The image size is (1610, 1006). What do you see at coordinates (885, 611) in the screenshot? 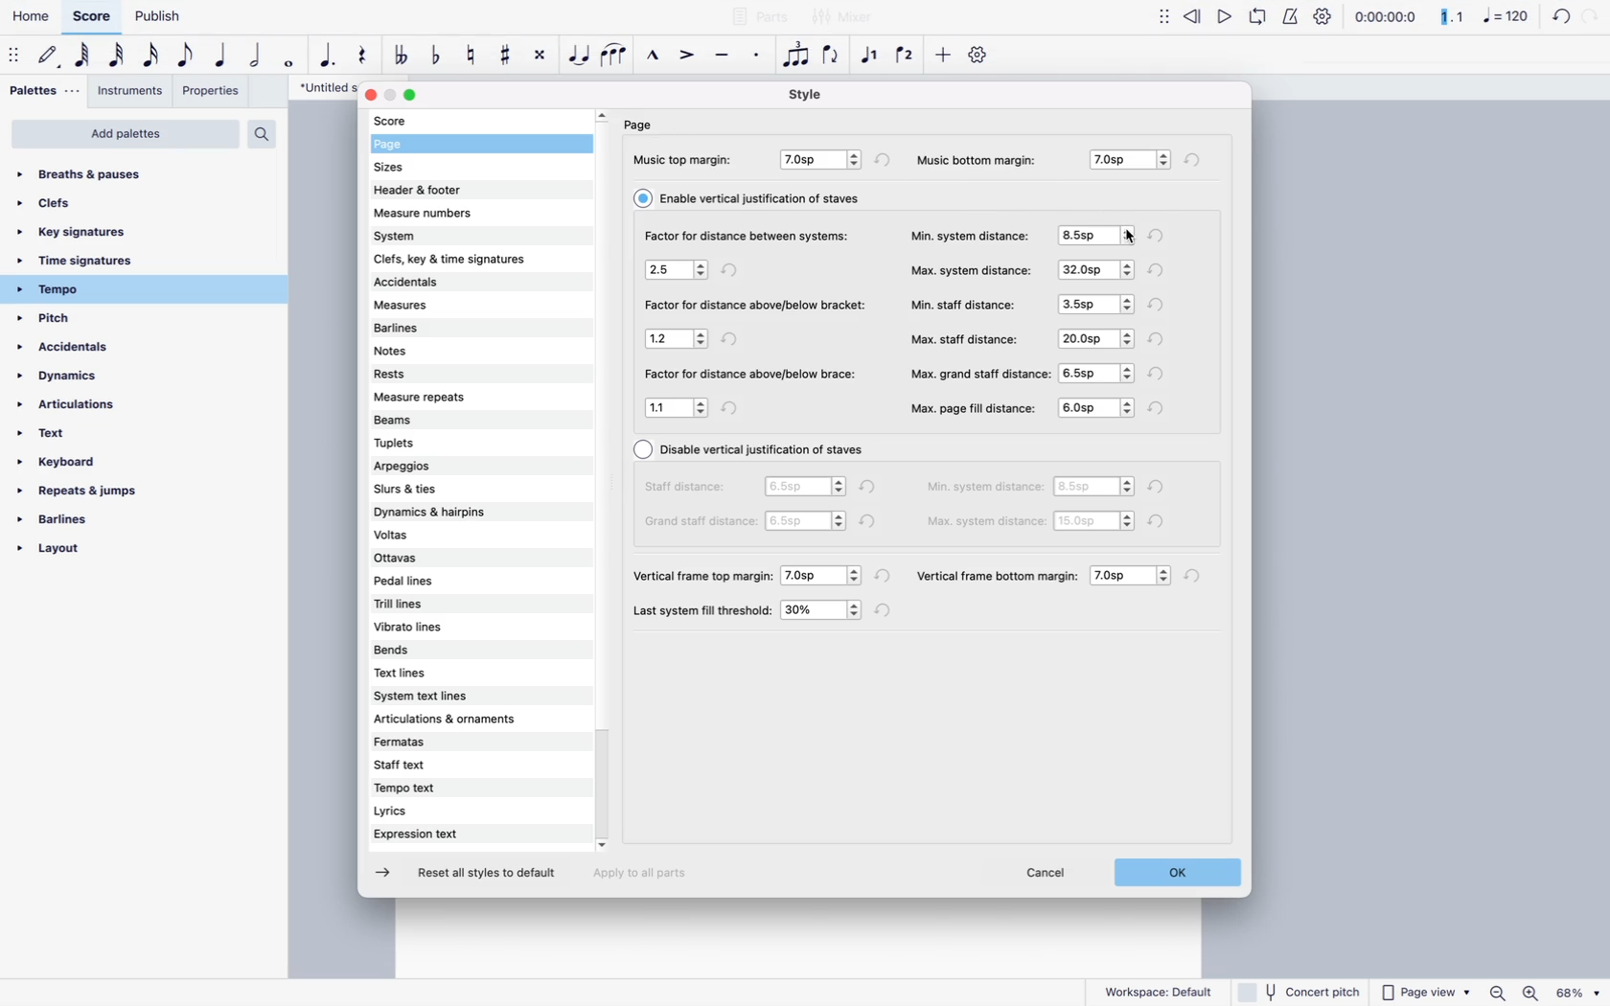
I see `refresh` at bounding box center [885, 611].